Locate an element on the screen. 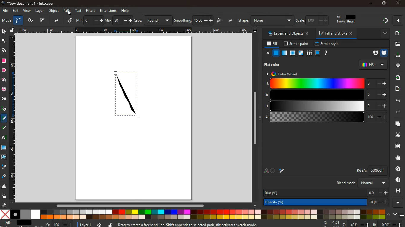  s is located at coordinates (326, 95).